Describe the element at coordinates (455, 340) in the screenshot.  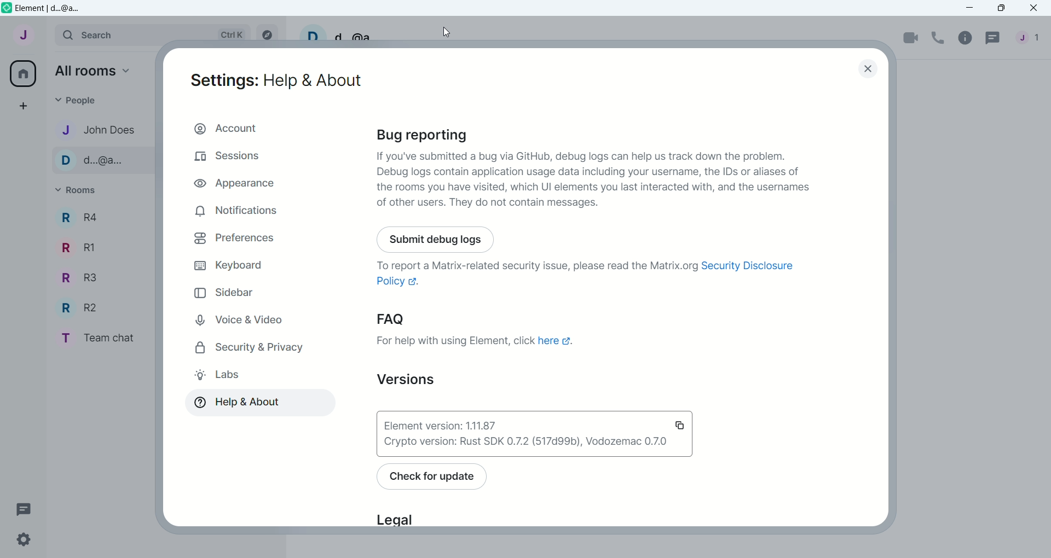
I see `for help with using element click` at that location.